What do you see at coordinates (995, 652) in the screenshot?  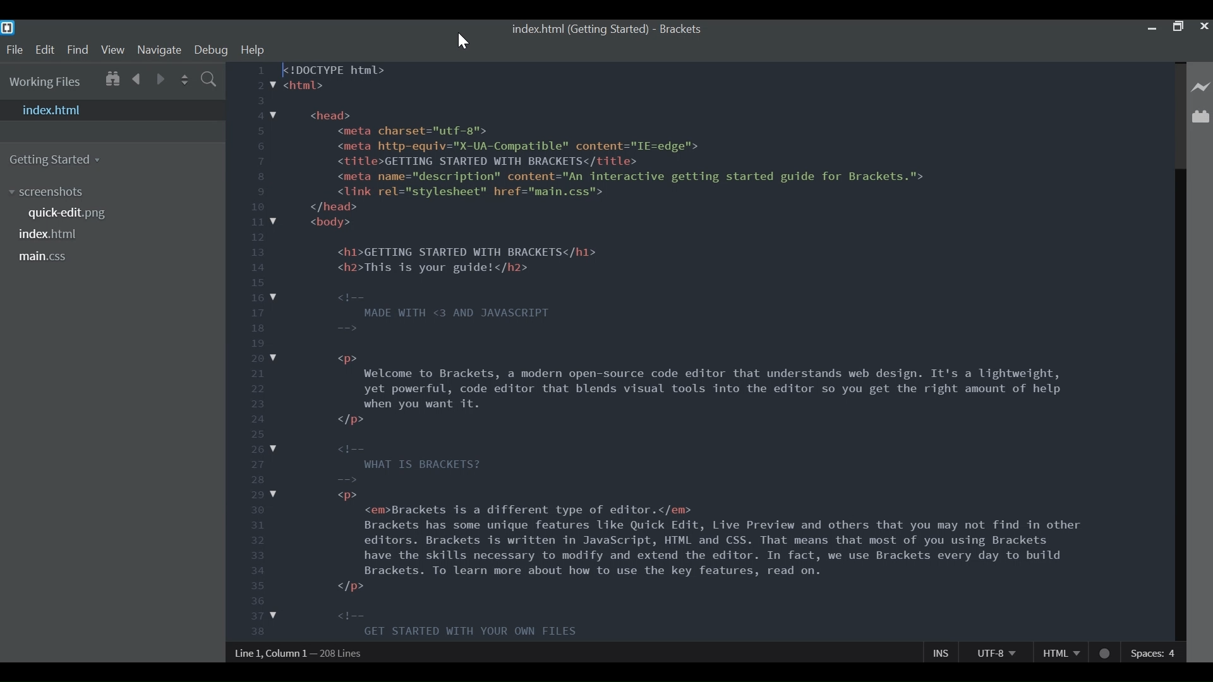 I see `UTF - 8` at bounding box center [995, 652].